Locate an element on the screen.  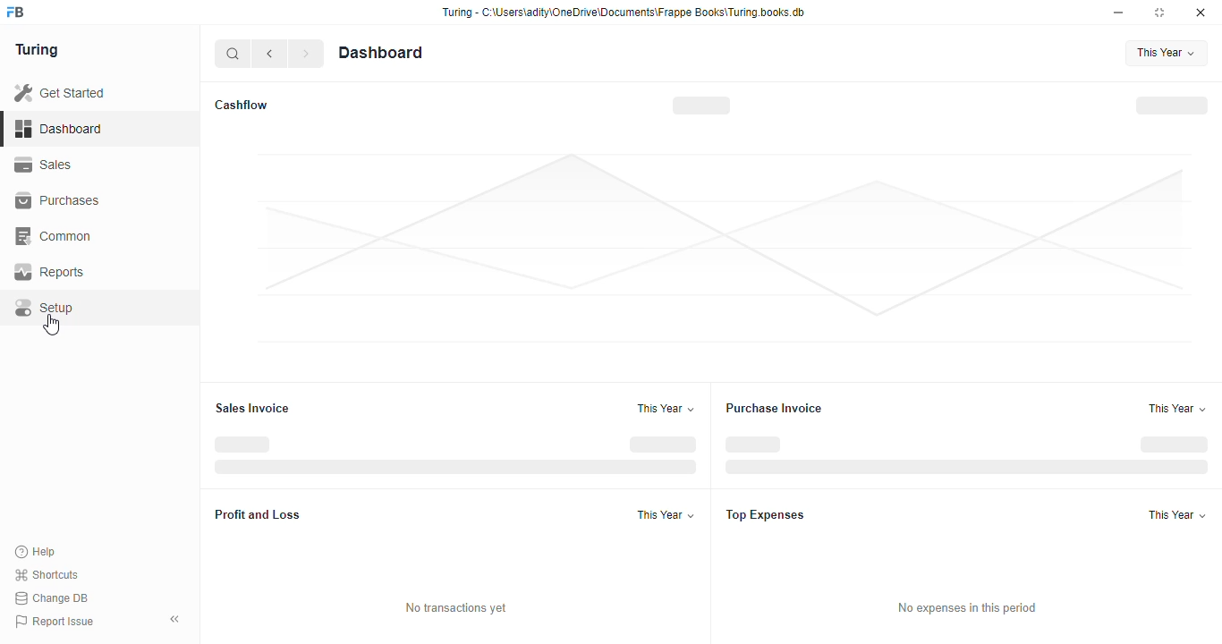
No transactions yet is located at coordinates (461, 609).